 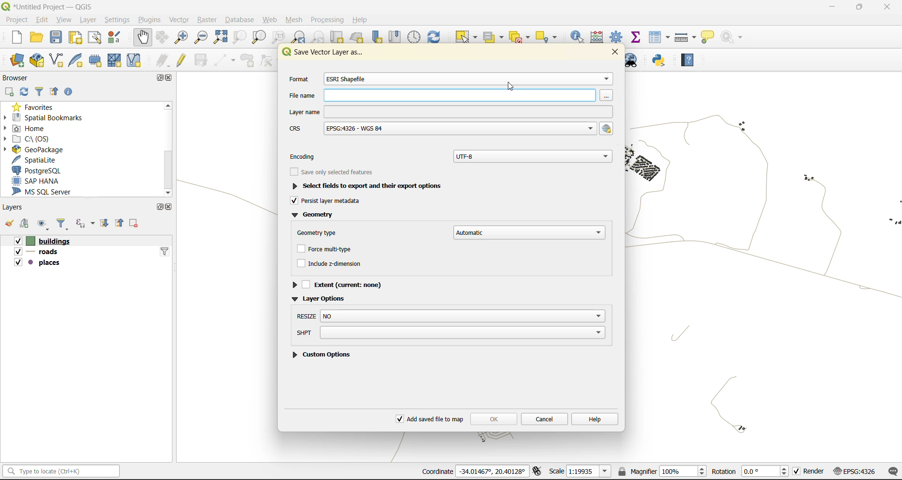 I want to click on python, so click(x=661, y=60).